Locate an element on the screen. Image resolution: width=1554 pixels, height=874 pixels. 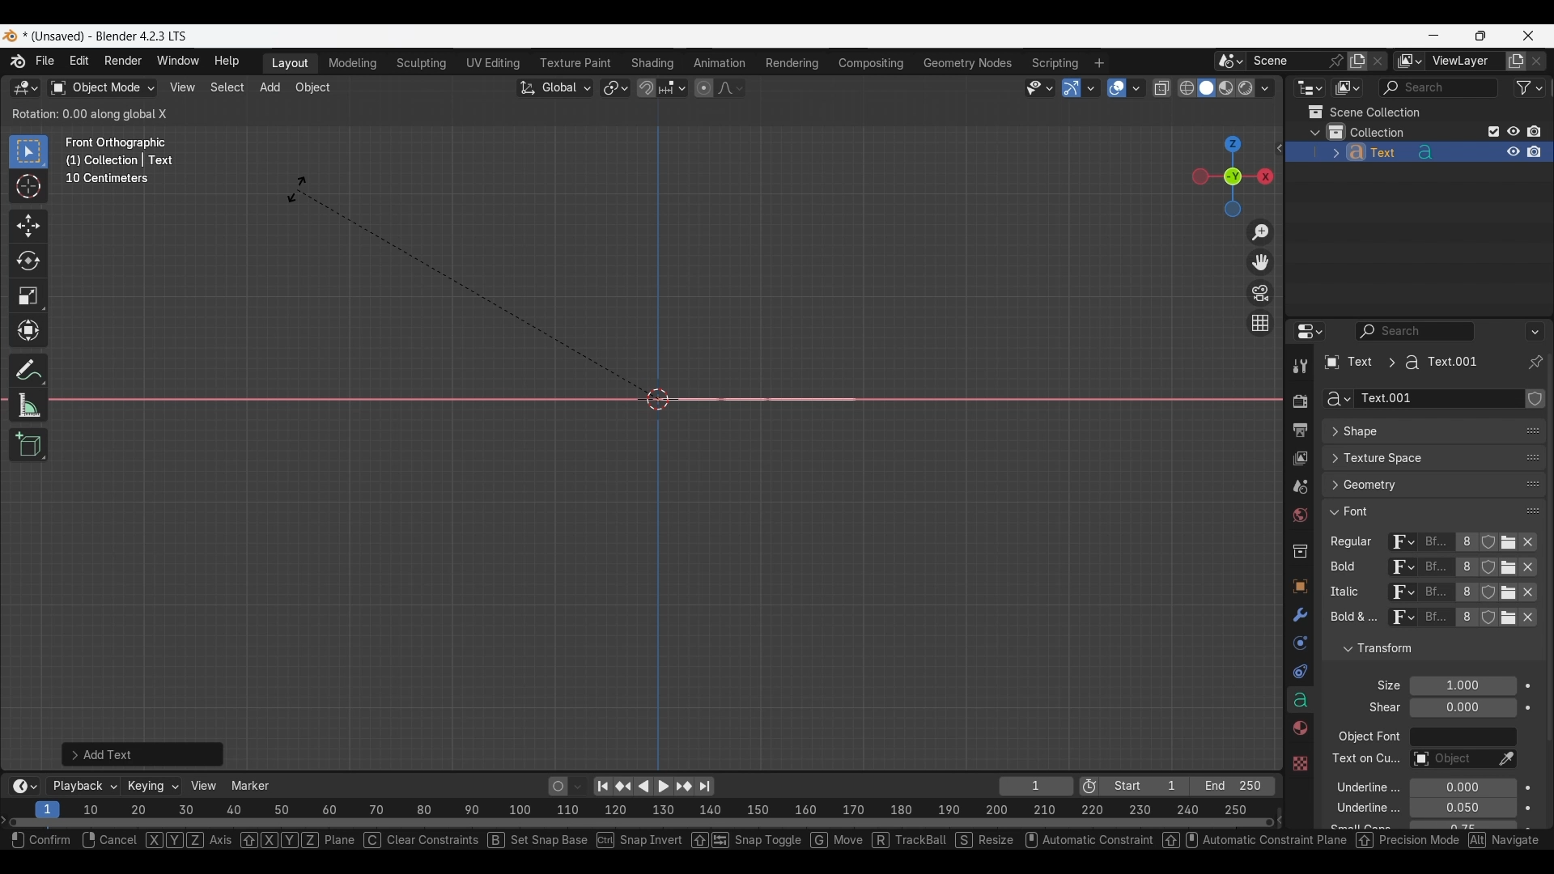
Data, current selection is located at coordinates (1300, 700).